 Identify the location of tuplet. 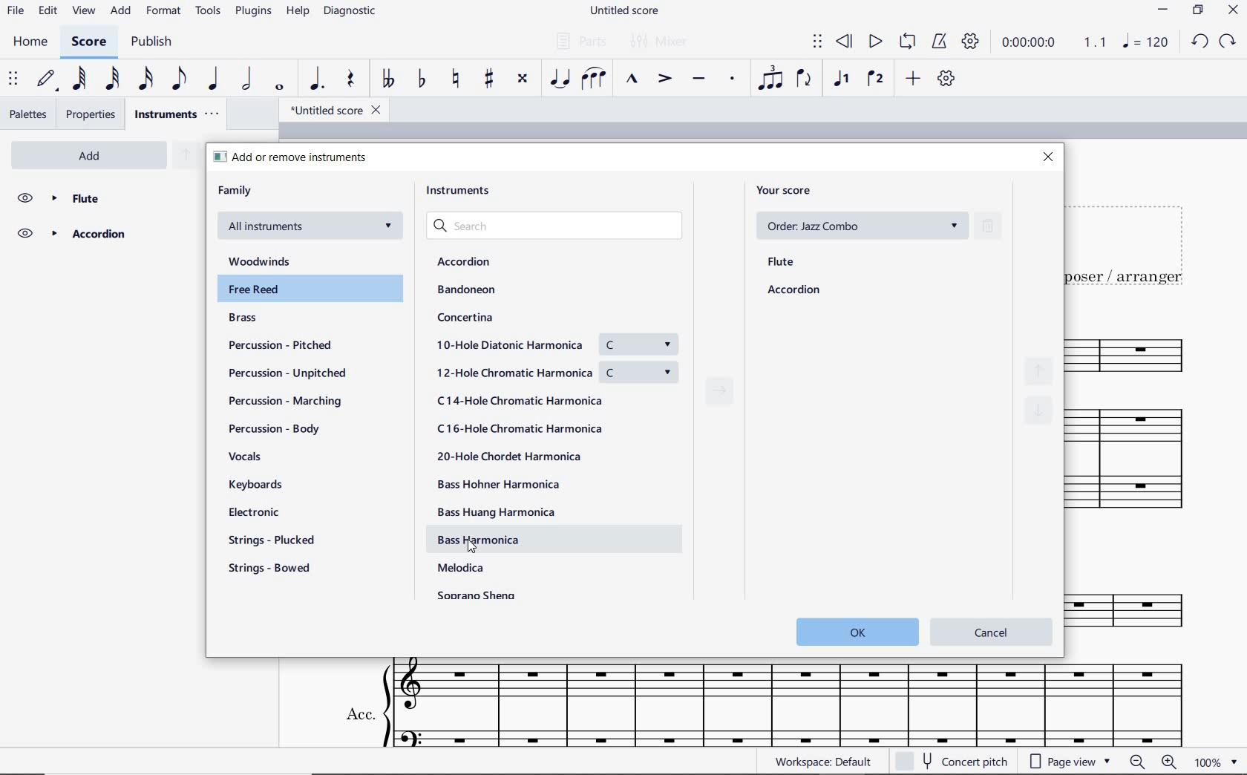
(771, 79).